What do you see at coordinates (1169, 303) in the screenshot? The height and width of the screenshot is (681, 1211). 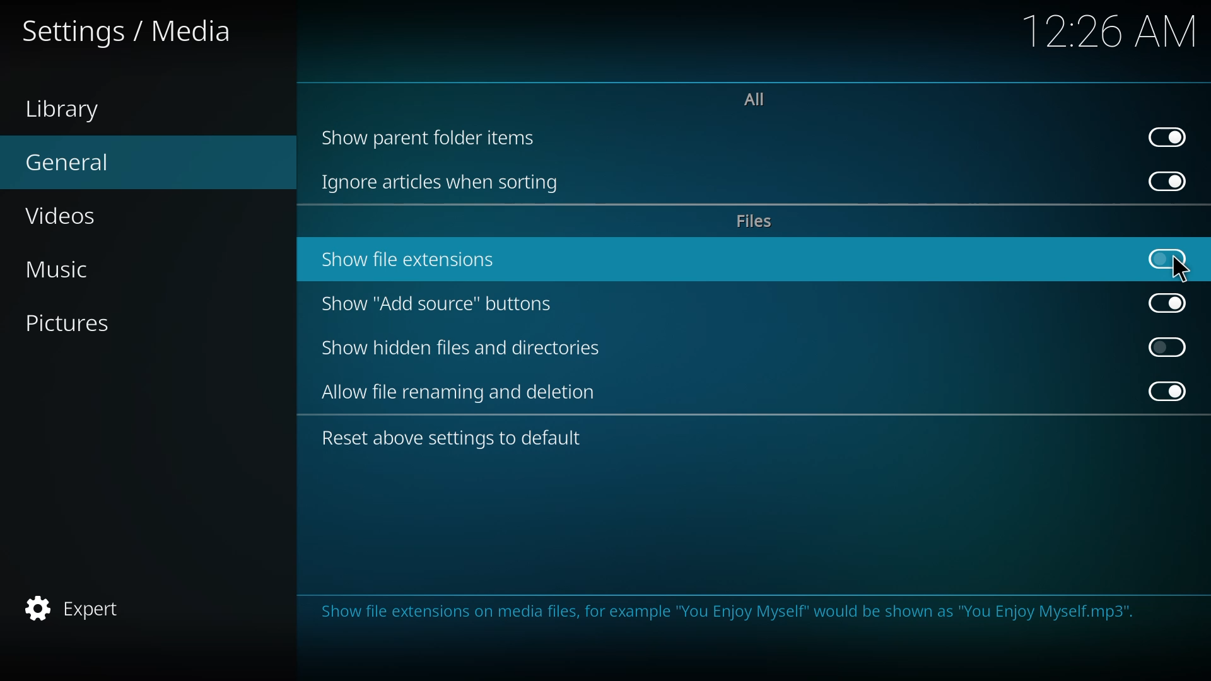 I see `enabled` at bounding box center [1169, 303].